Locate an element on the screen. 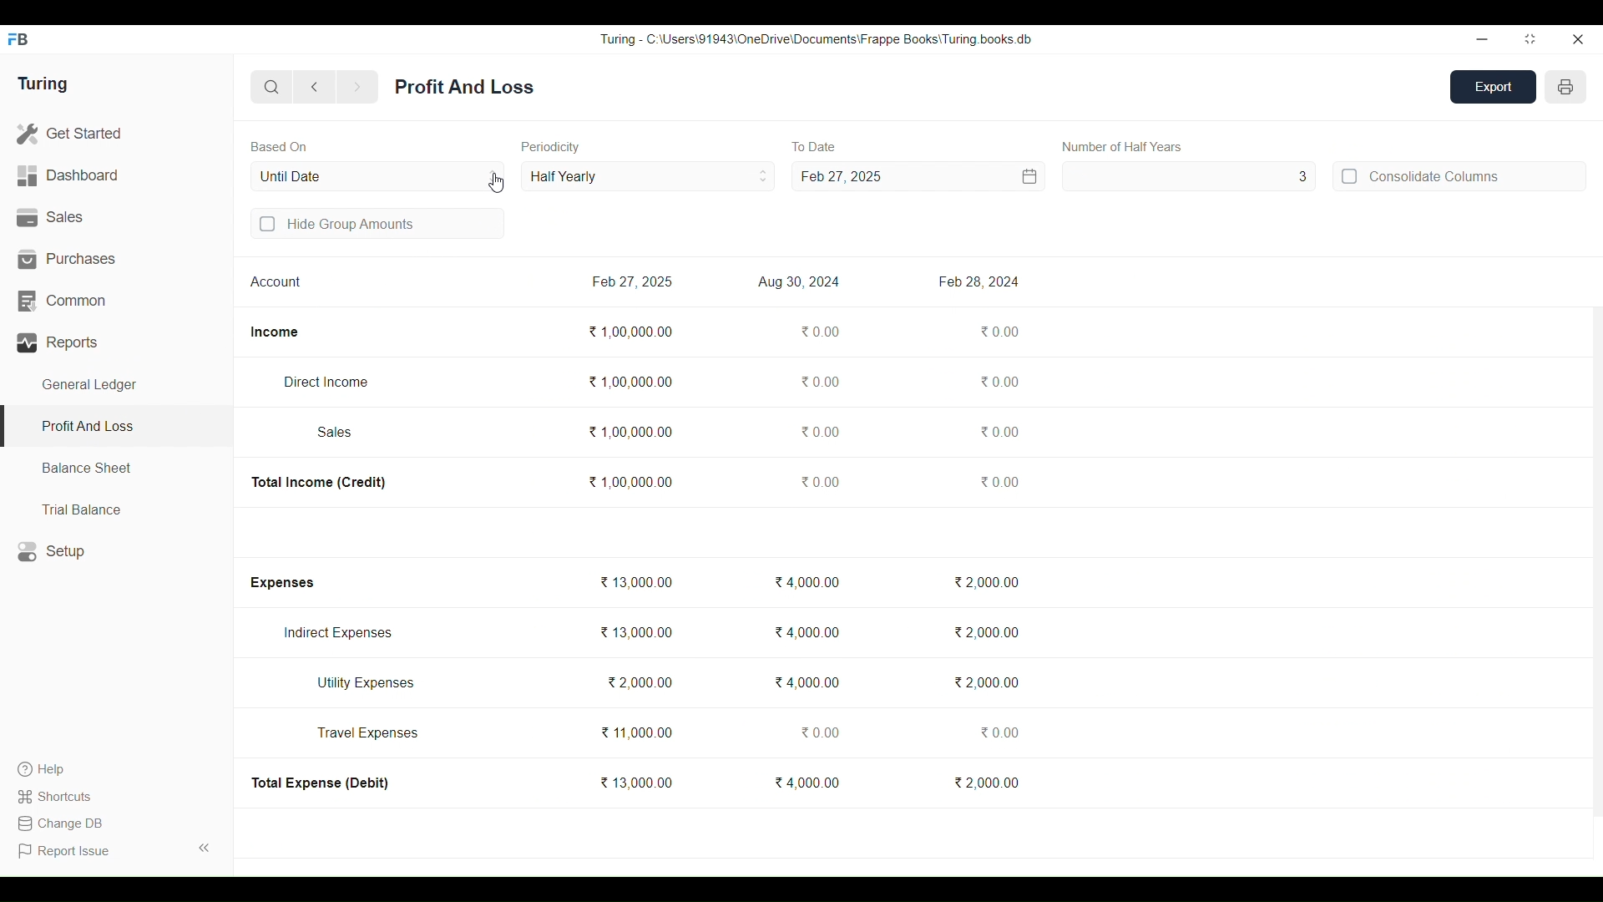  Help is located at coordinates (57, 769).